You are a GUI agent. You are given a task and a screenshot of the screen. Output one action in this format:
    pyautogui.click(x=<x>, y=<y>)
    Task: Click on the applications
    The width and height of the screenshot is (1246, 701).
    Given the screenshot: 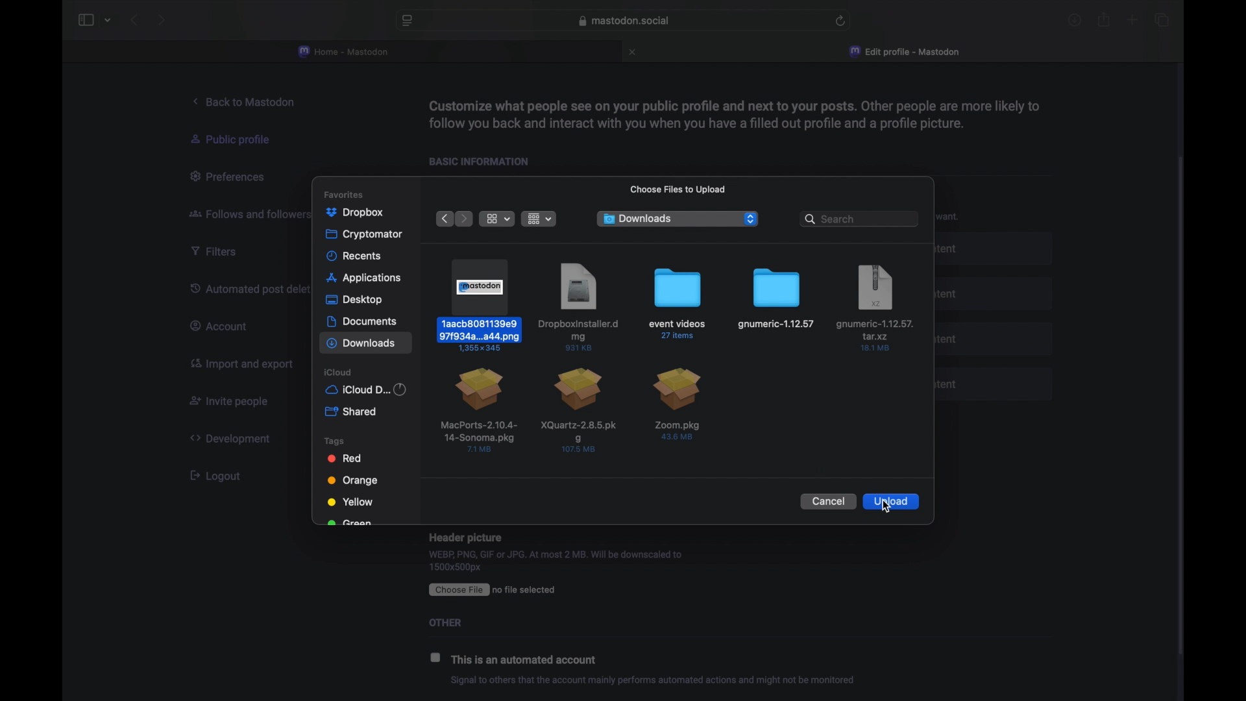 What is the action you would take?
    pyautogui.click(x=365, y=278)
    